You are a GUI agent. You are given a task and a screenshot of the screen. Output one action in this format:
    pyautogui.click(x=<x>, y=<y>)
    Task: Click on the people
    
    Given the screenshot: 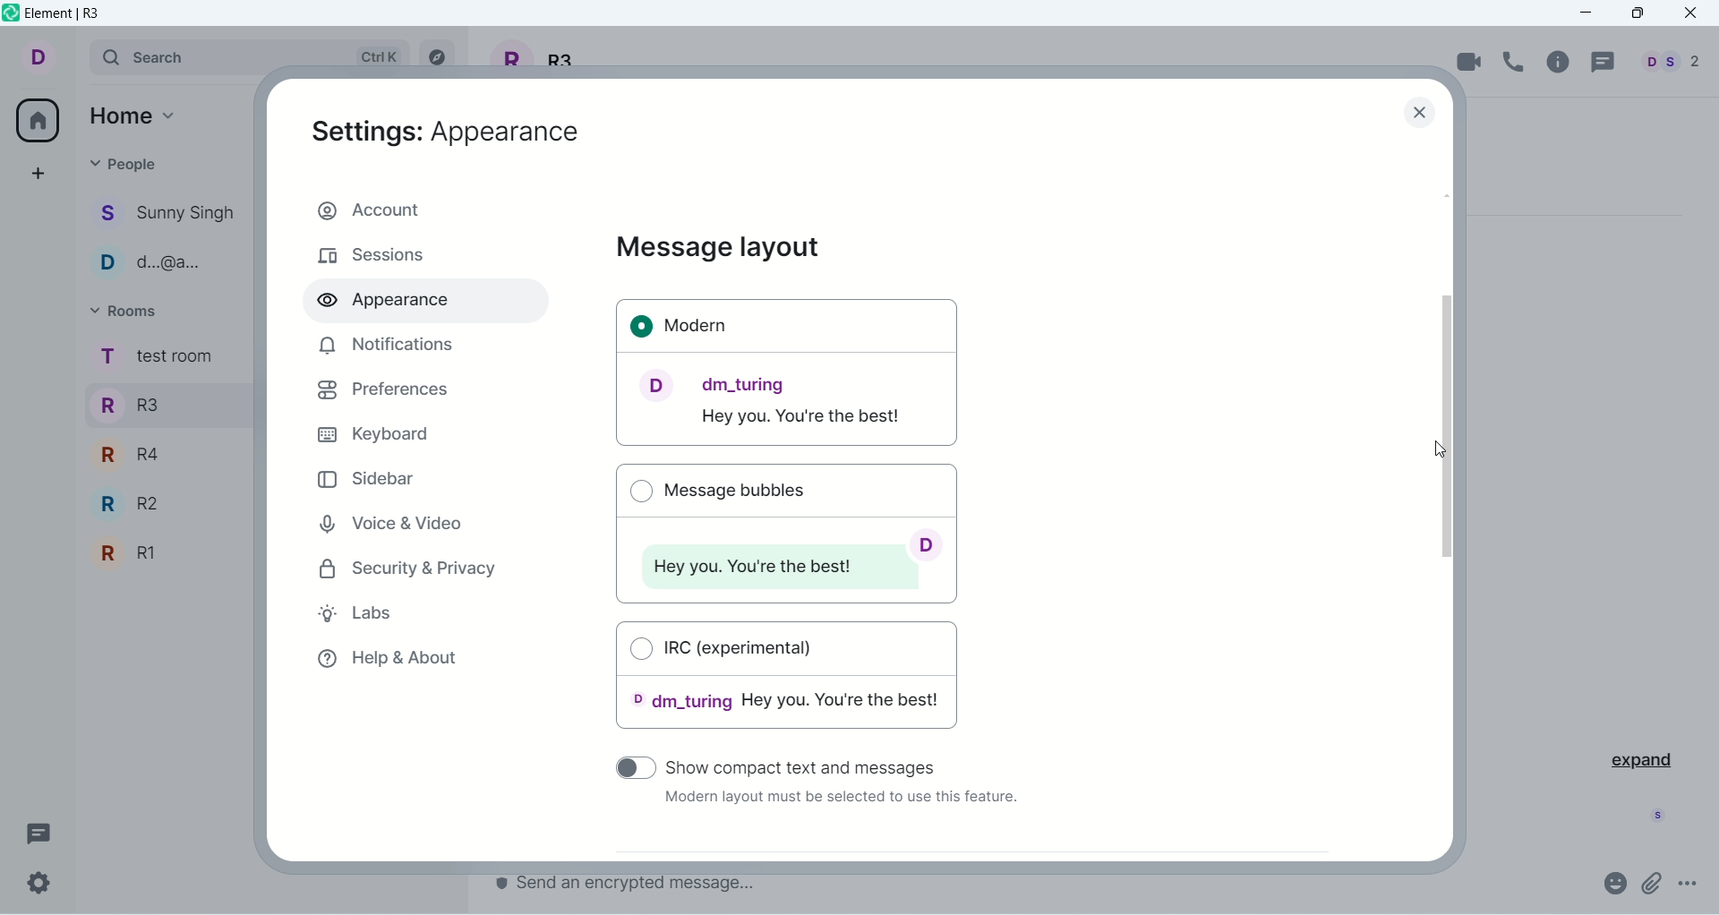 What is the action you would take?
    pyautogui.click(x=1667, y=62)
    